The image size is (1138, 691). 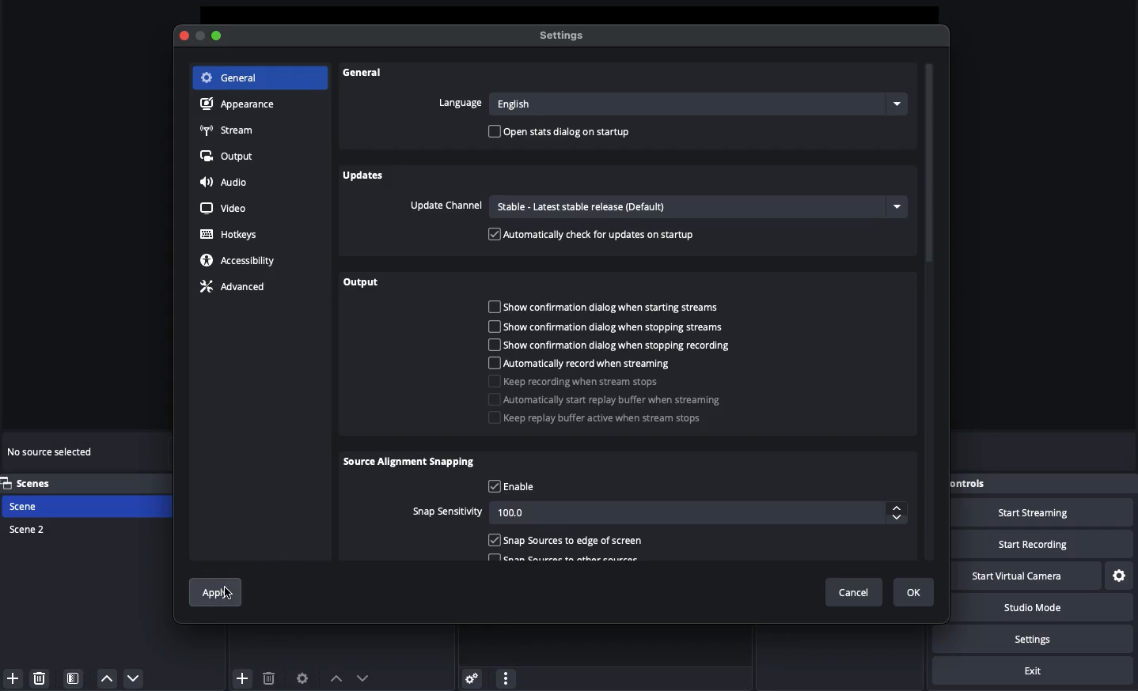 I want to click on Start streaming, so click(x=1045, y=512).